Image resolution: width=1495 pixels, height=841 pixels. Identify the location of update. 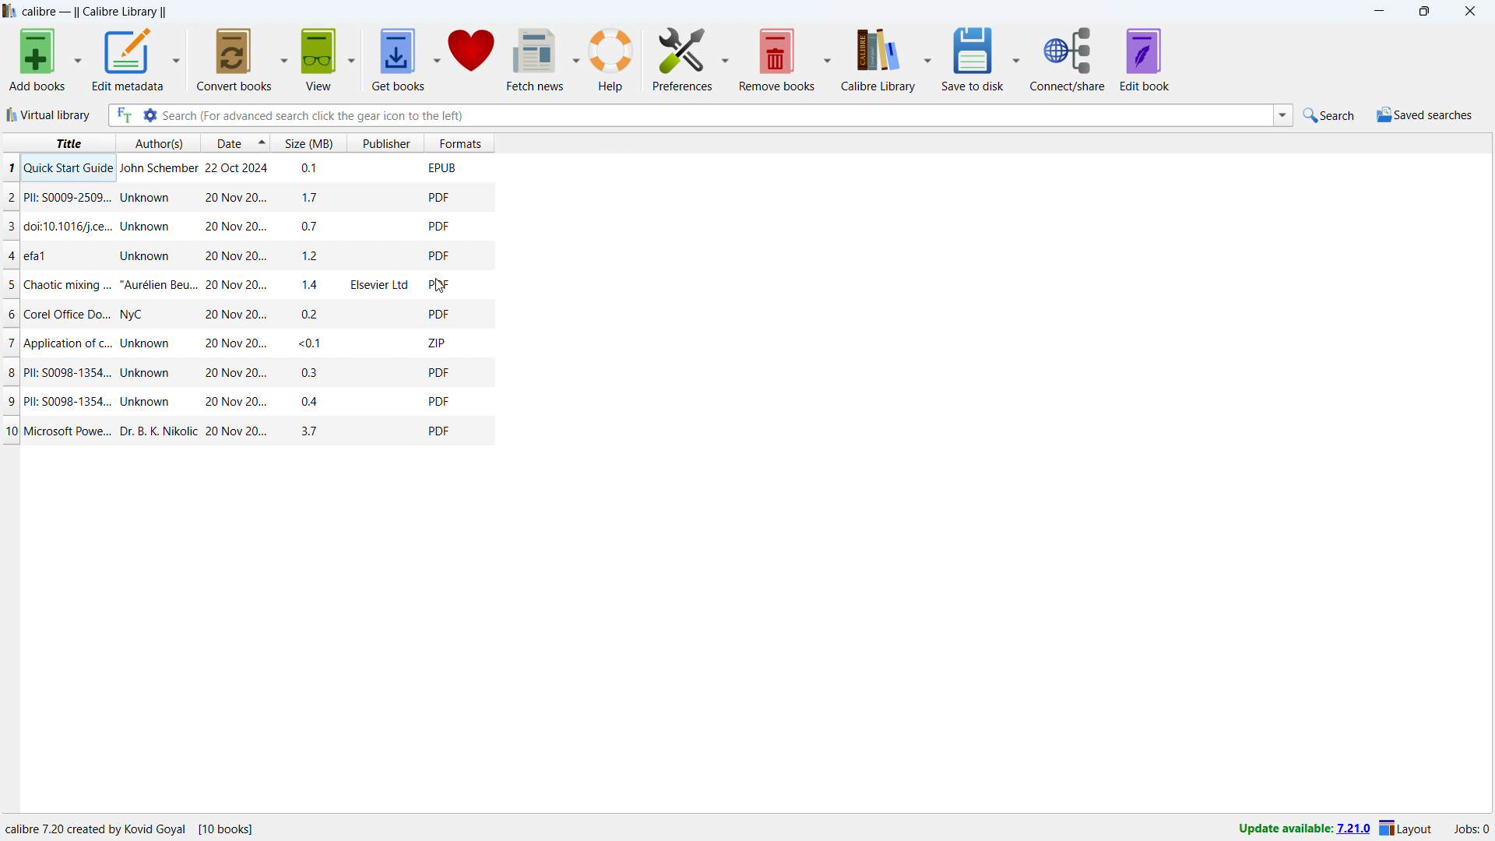
(1303, 830).